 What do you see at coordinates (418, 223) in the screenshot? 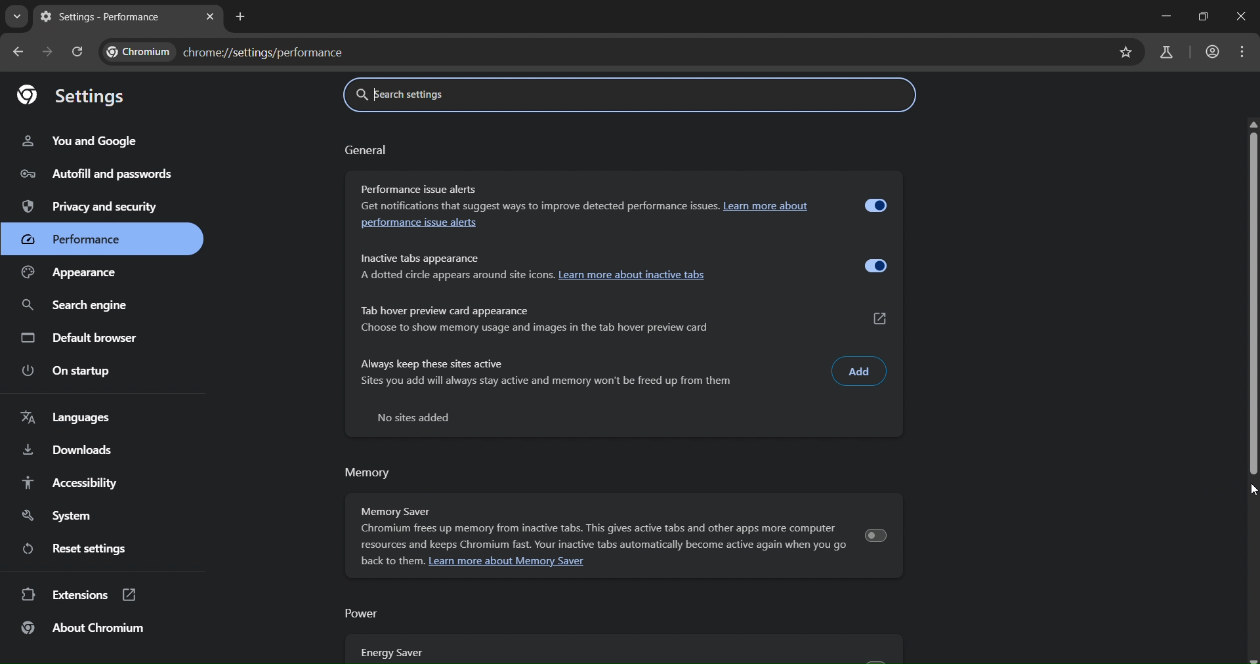
I see `performance issue alerts` at bounding box center [418, 223].